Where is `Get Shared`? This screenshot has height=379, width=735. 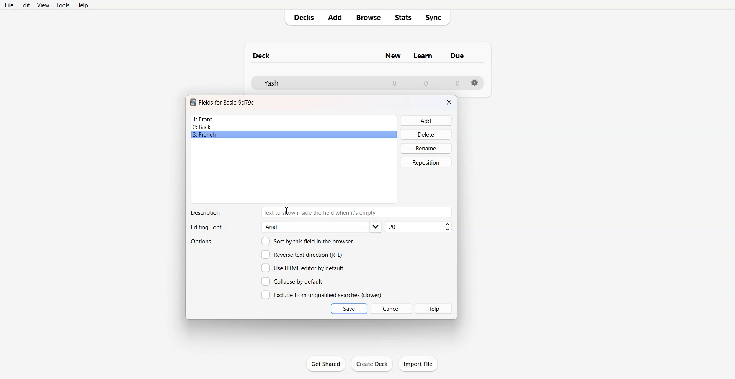 Get Shared is located at coordinates (326, 364).